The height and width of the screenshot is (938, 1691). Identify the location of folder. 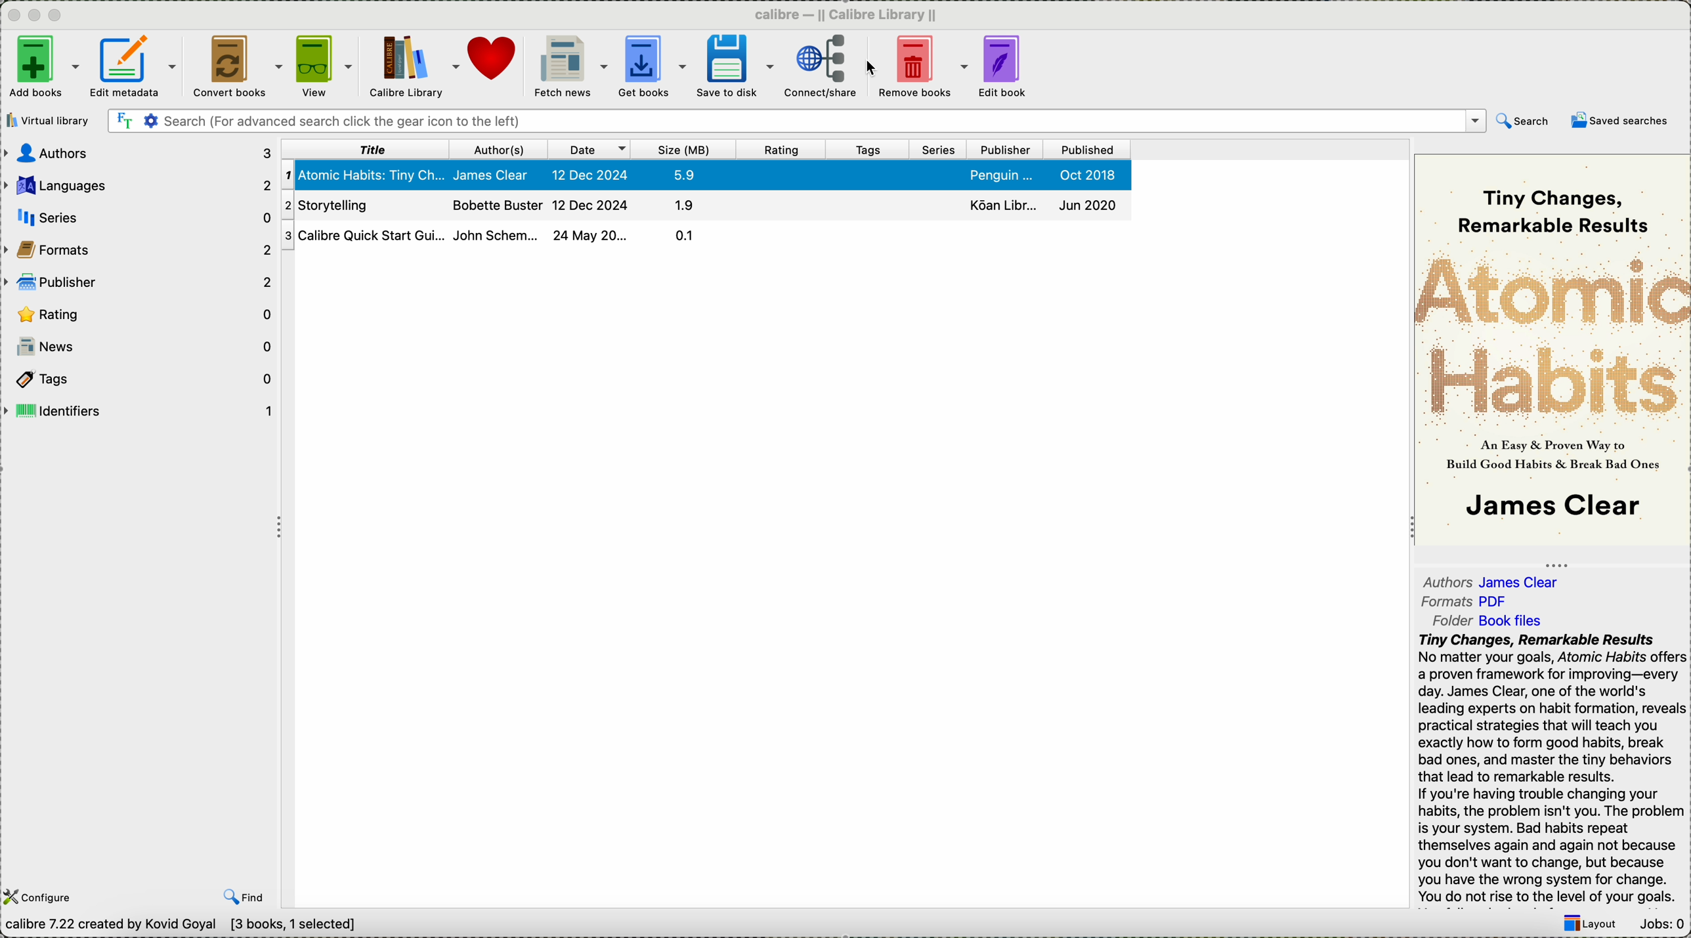
(1495, 619).